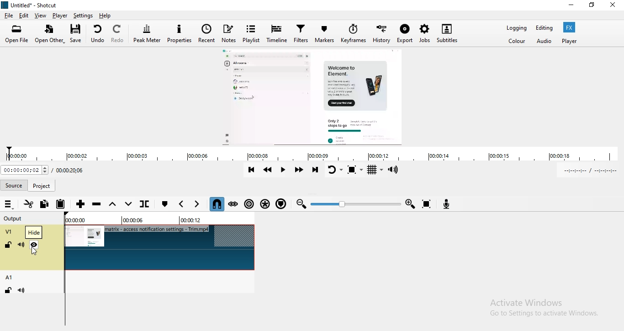  Describe the element at coordinates (397, 170) in the screenshot. I see `Show volume control` at that location.